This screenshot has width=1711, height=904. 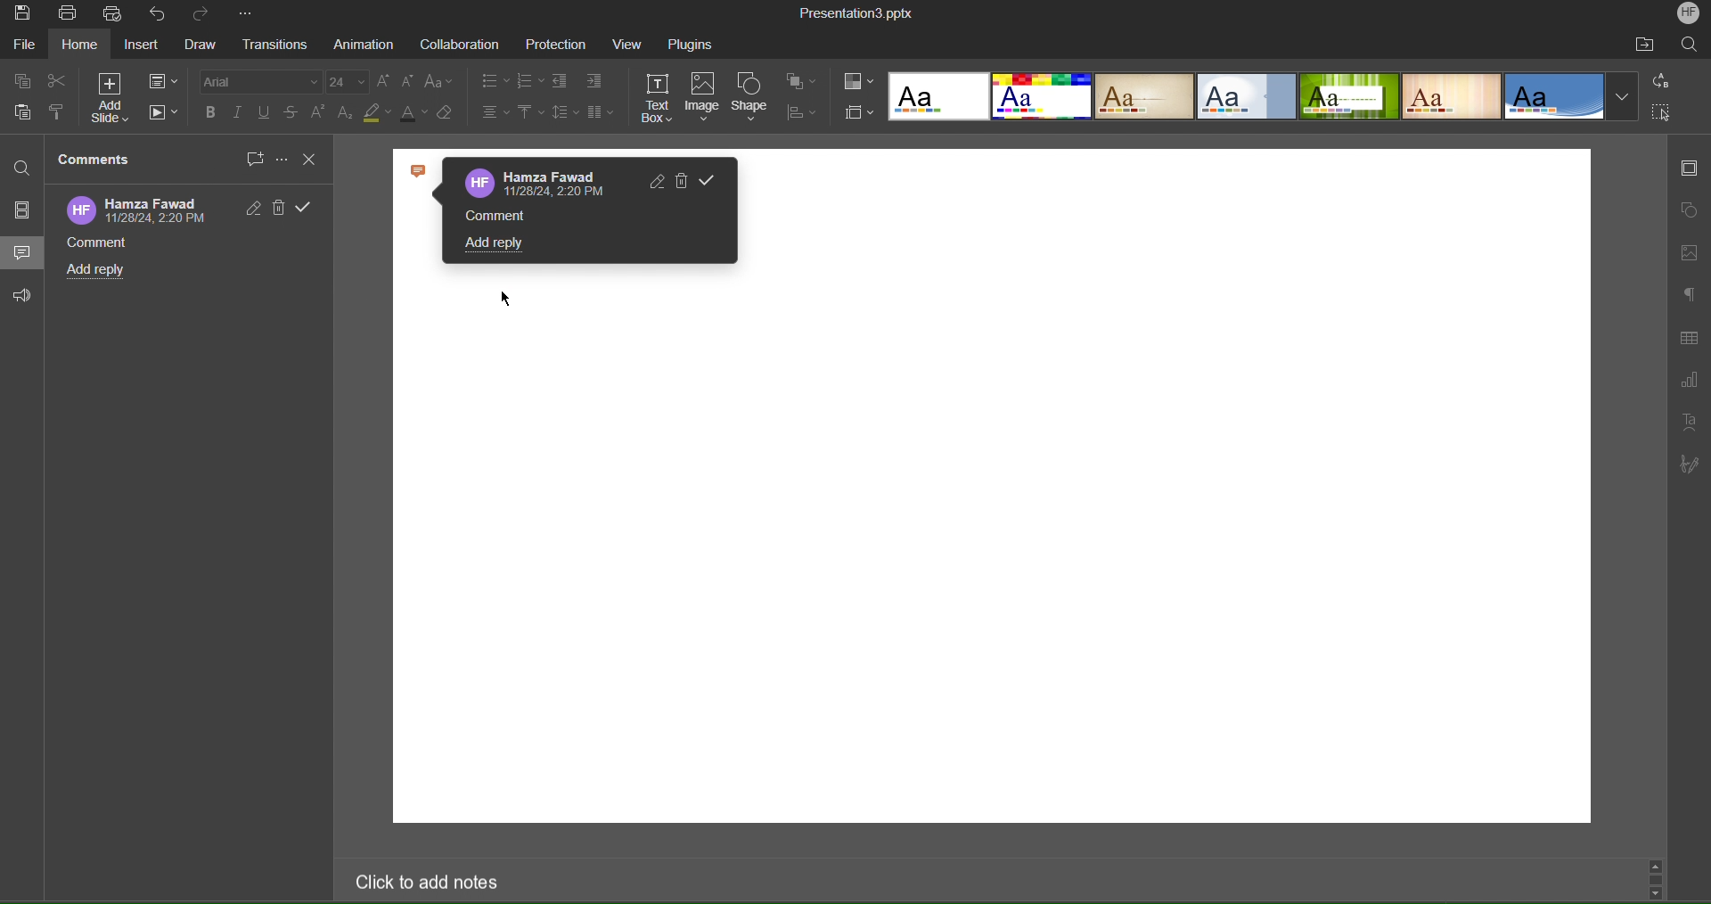 I want to click on Text Color, so click(x=412, y=114).